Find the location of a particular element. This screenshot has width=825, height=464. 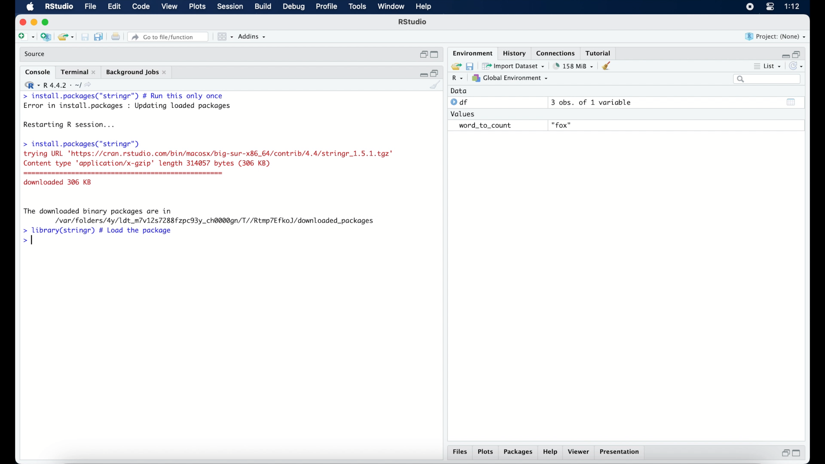

addins is located at coordinates (252, 37).